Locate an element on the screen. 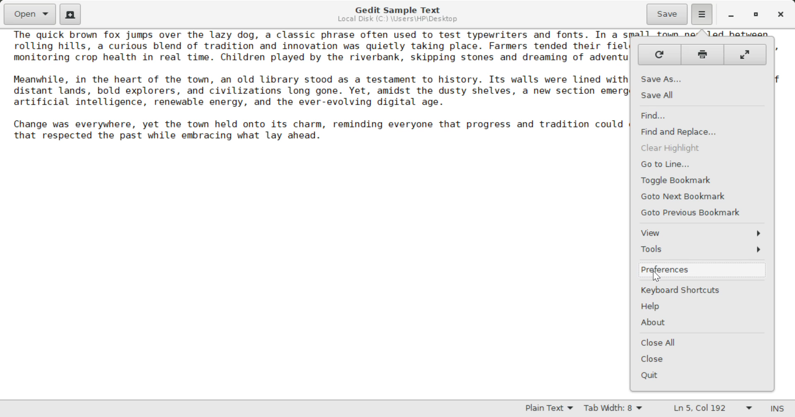 The image size is (795, 417). Refresh is located at coordinates (661, 54).